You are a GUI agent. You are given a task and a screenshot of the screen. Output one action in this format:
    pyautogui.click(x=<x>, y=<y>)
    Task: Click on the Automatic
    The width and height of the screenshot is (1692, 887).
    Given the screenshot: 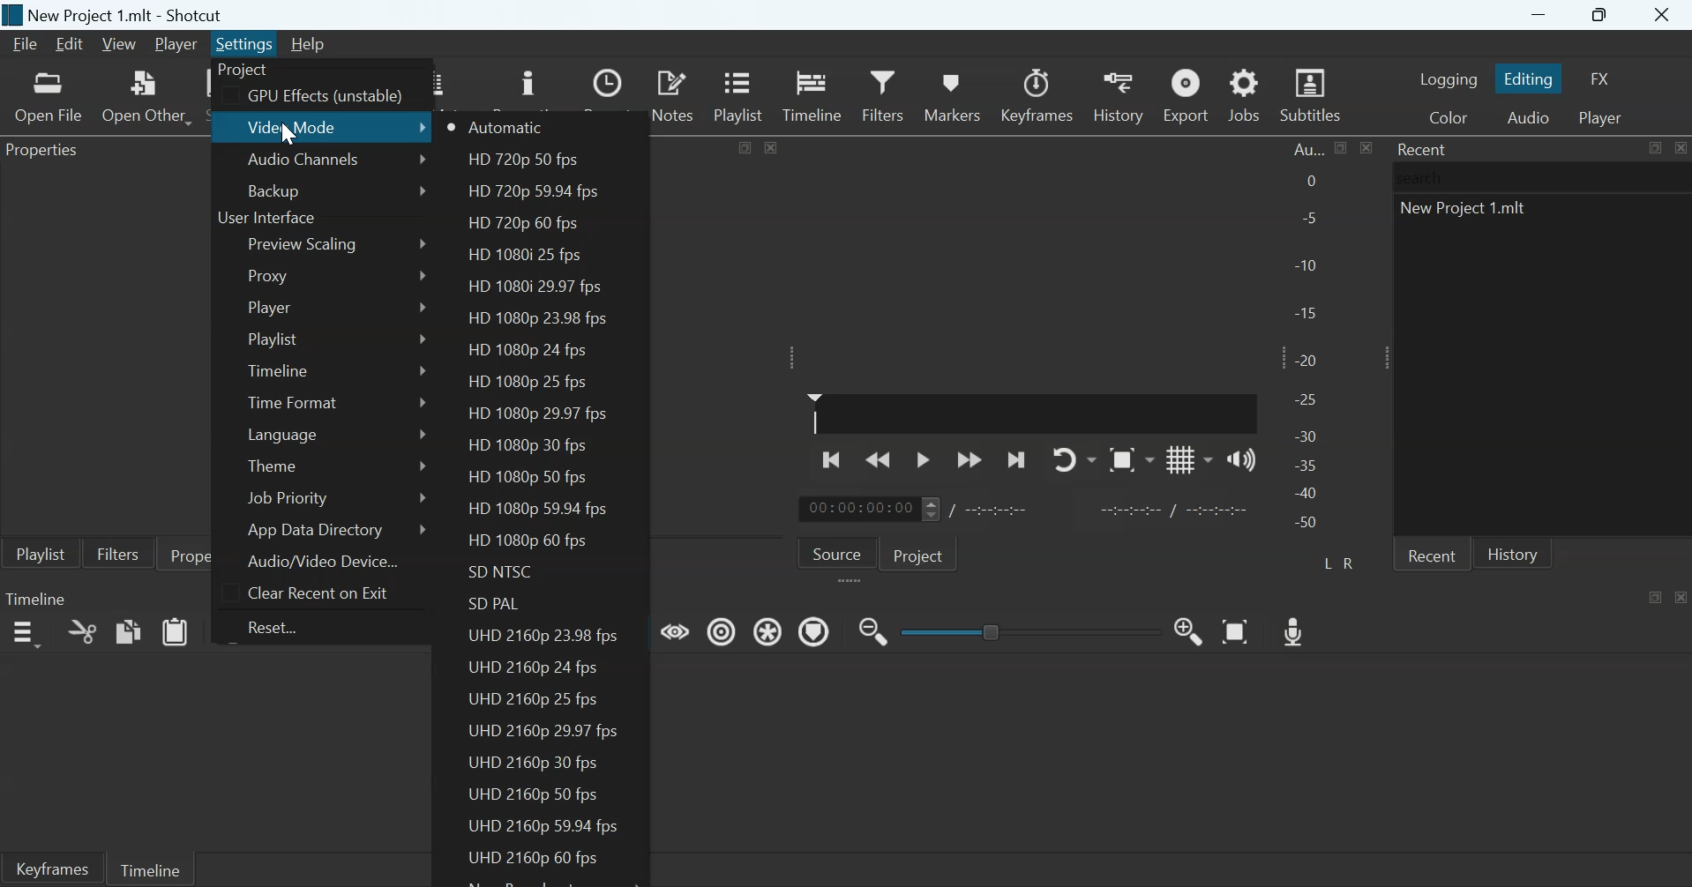 What is the action you would take?
    pyautogui.click(x=508, y=127)
    